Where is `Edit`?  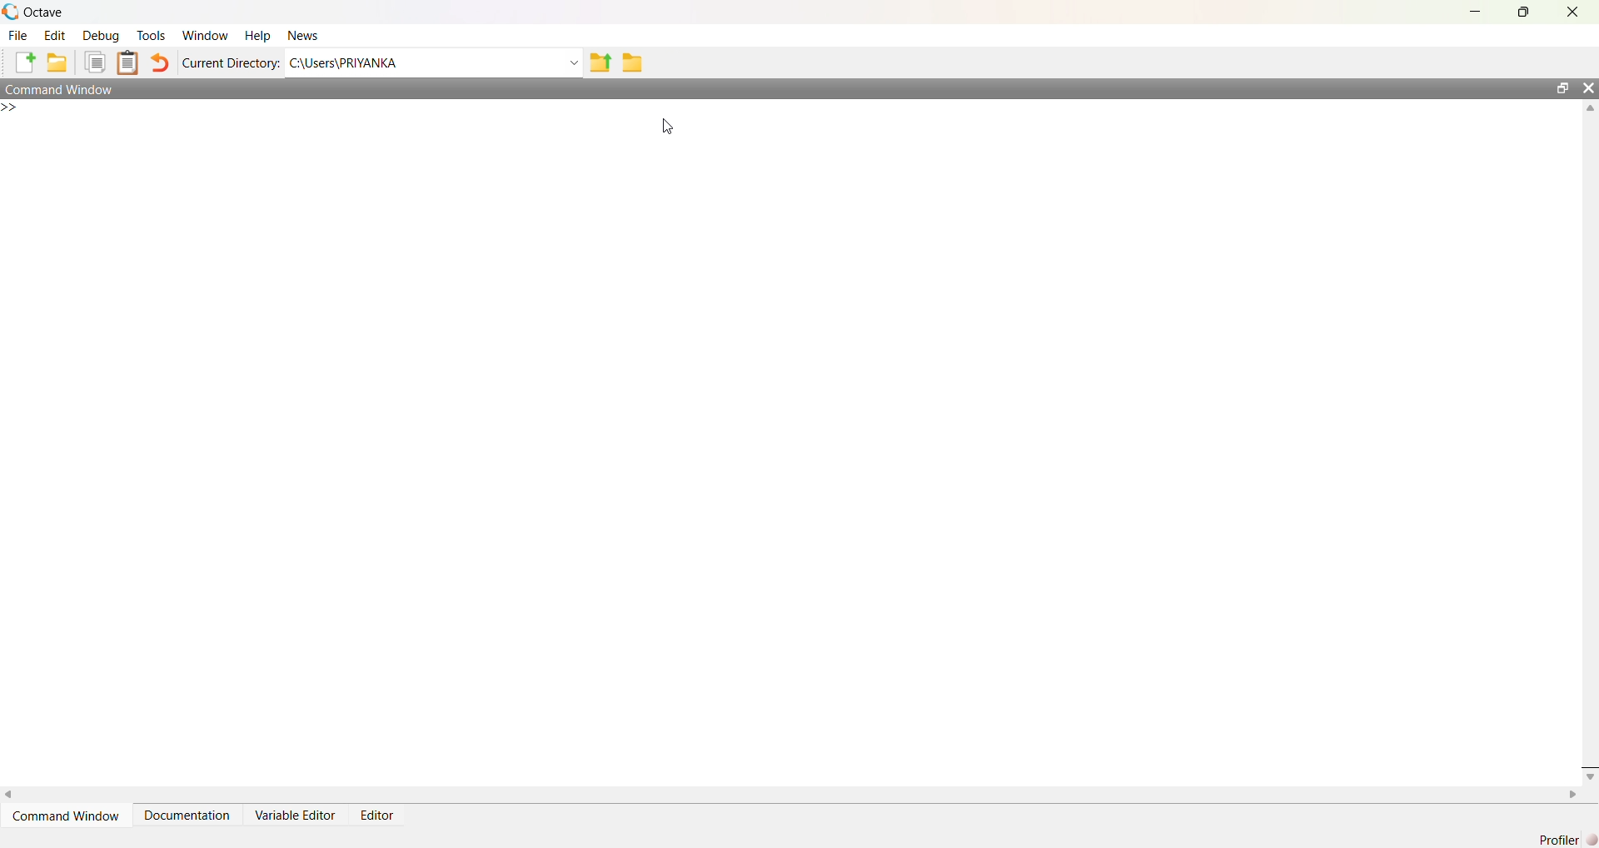
Edit is located at coordinates (58, 37).